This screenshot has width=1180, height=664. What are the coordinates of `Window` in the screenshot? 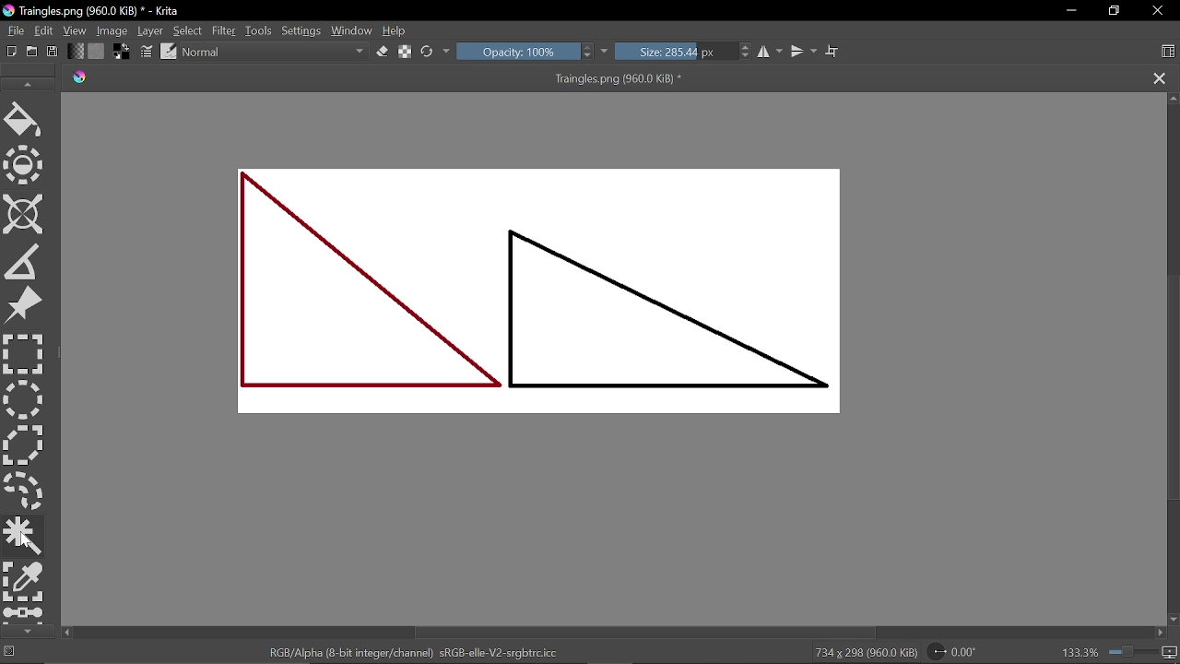 It's located at (353, 29).